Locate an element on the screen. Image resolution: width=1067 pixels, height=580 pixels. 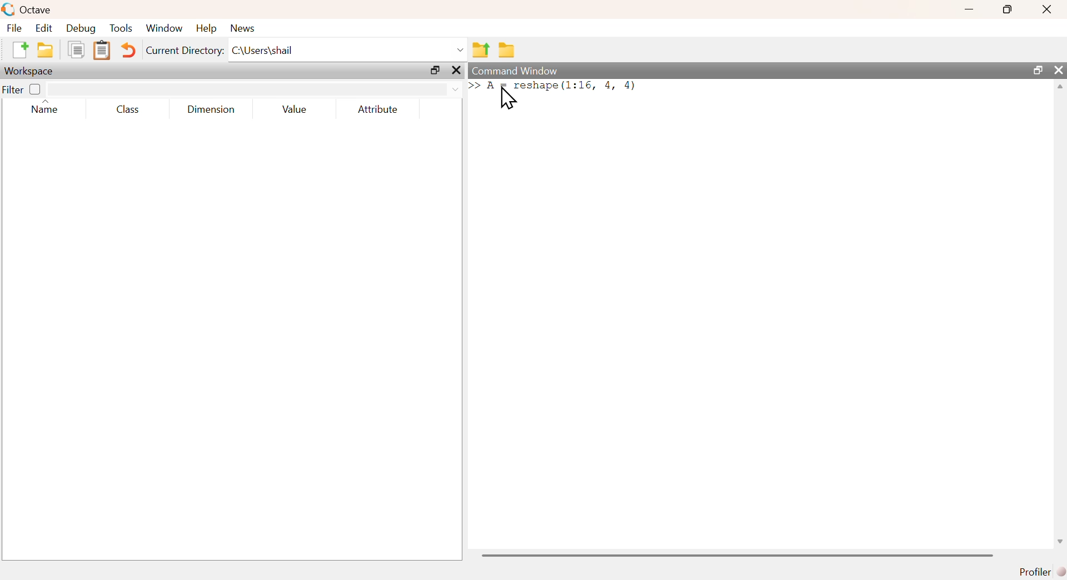
minimize is located at coordinates (968, 11).